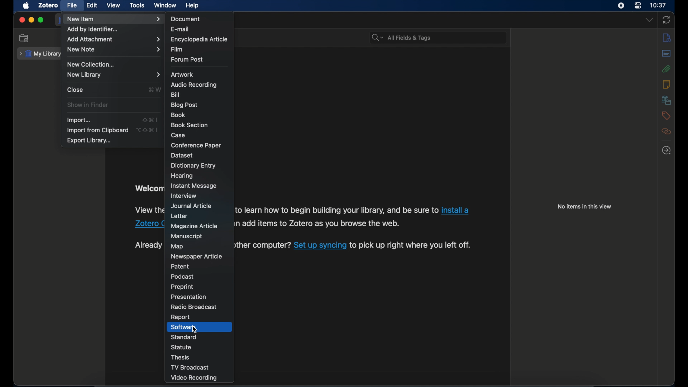  I want to click on audio recording, so click(193, 84).